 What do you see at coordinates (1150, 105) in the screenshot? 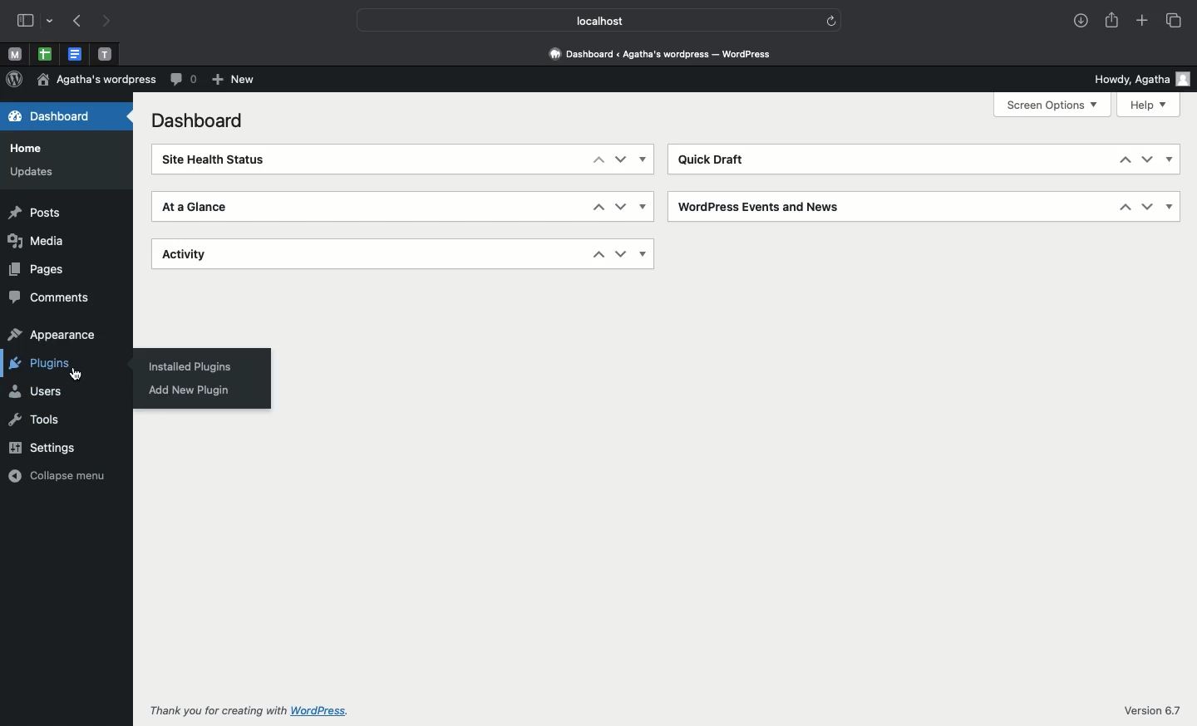
I see `Help` at bounding box center [1150, 105].